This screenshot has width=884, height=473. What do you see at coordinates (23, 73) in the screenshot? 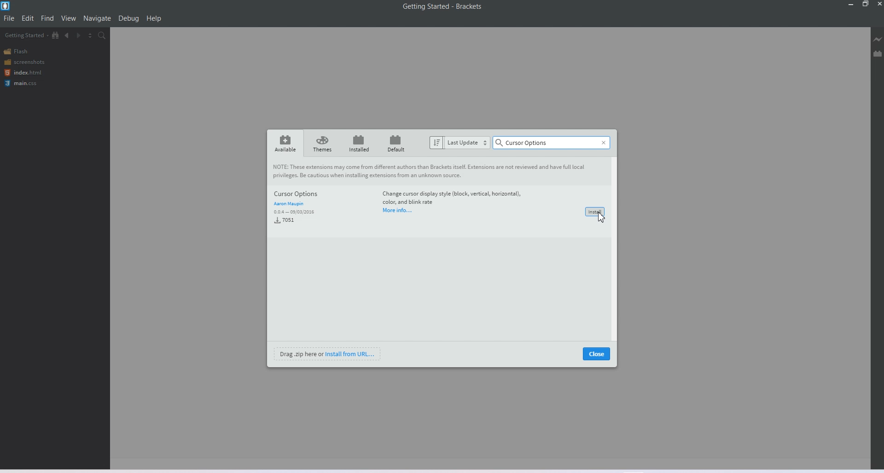
I see `index.html` at bounding box center [23, 73].